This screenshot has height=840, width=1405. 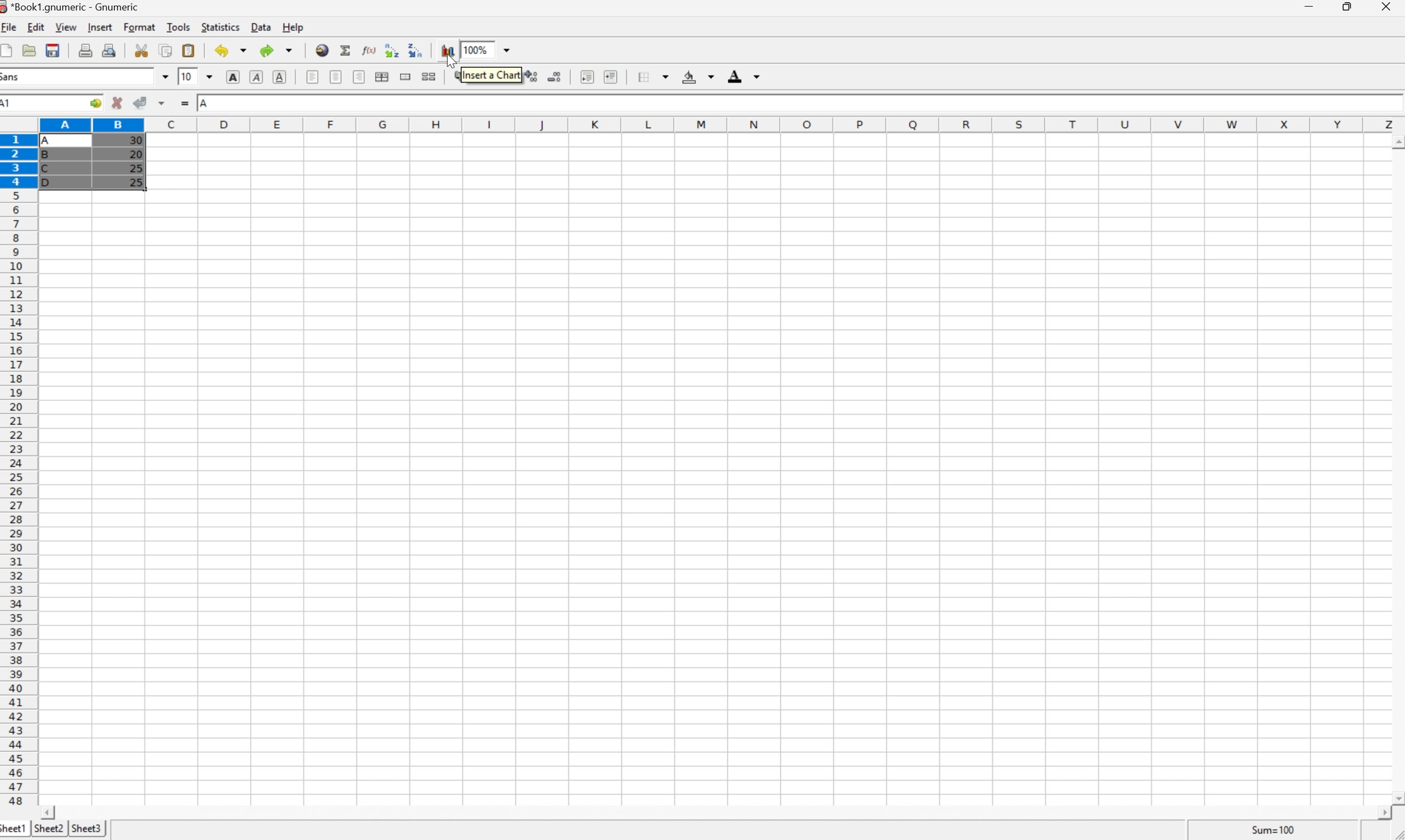 What do you see at coordinates (144, 50) in the screenshot?
I see `Cut the selection` at bounding box center [144, 50].